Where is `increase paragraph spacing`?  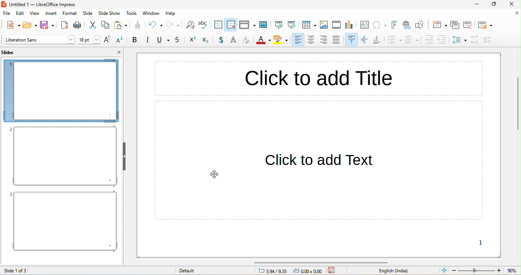 increase paragraph spacing is located at coordinates (473, 40).